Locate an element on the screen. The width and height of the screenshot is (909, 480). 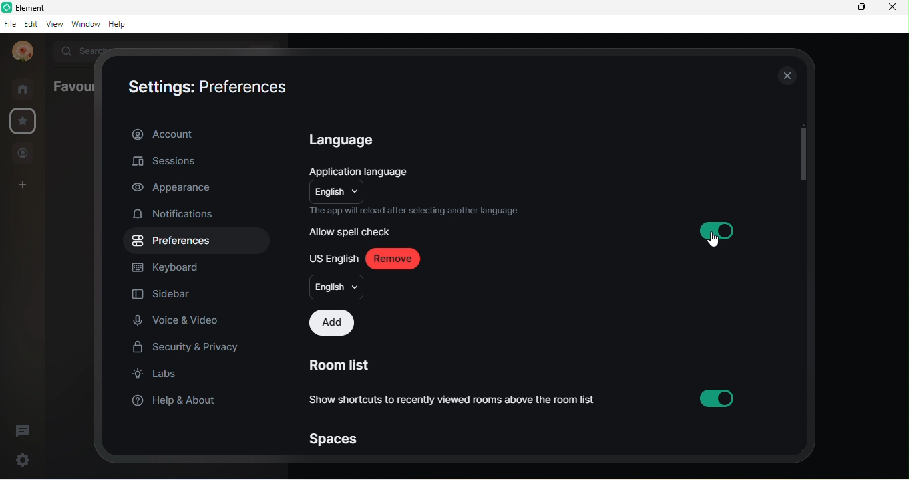
application language is located at coordinates (369, 171).